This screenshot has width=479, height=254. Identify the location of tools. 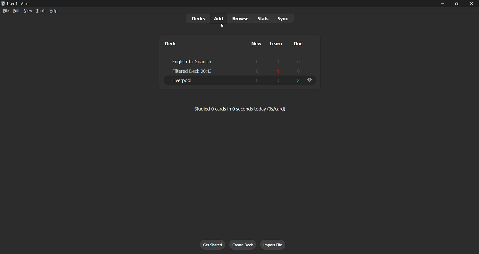
(41, 10).